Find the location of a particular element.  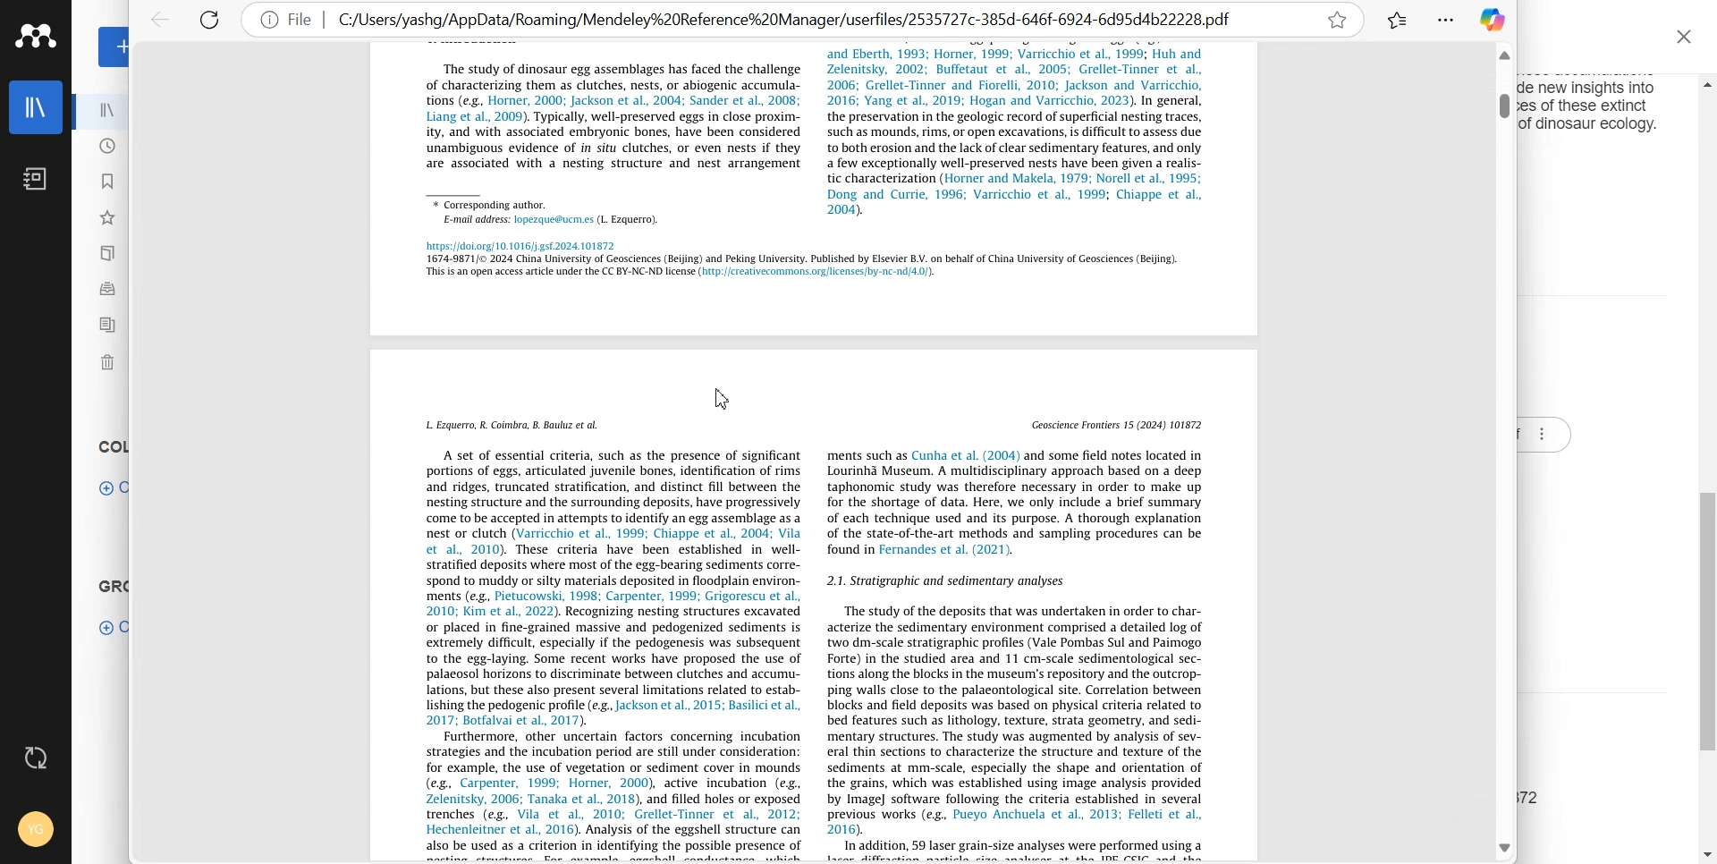

Favorites is located at coordinates (1397, 21).